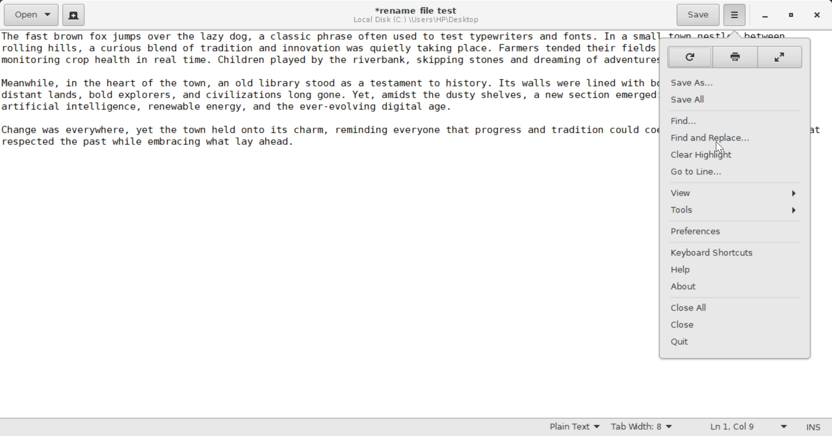 This screenshot has width=832, height=436. Describe the element at coordinates (642, 428) in the screenshot. I see `Tab Width 8` at that location.